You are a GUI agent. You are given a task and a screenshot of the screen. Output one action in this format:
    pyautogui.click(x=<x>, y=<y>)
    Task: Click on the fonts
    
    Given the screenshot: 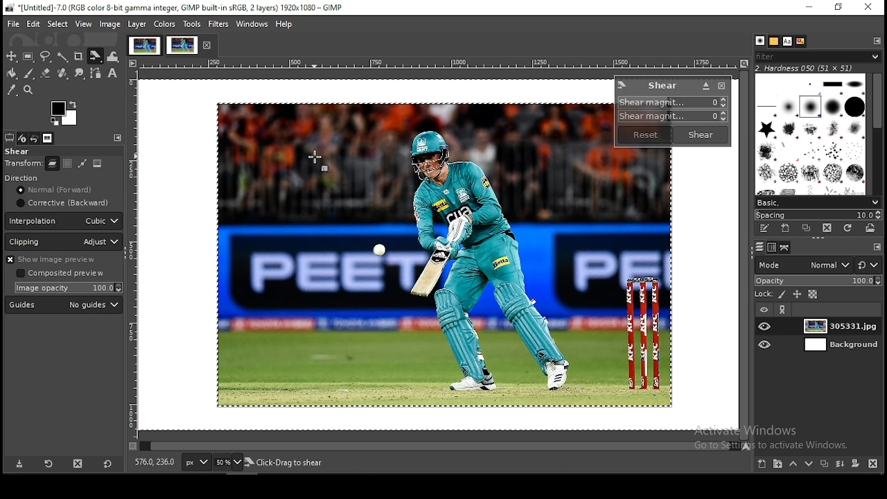 What is the action you would take?
    pyautogui.click(x=787, y=42)
    